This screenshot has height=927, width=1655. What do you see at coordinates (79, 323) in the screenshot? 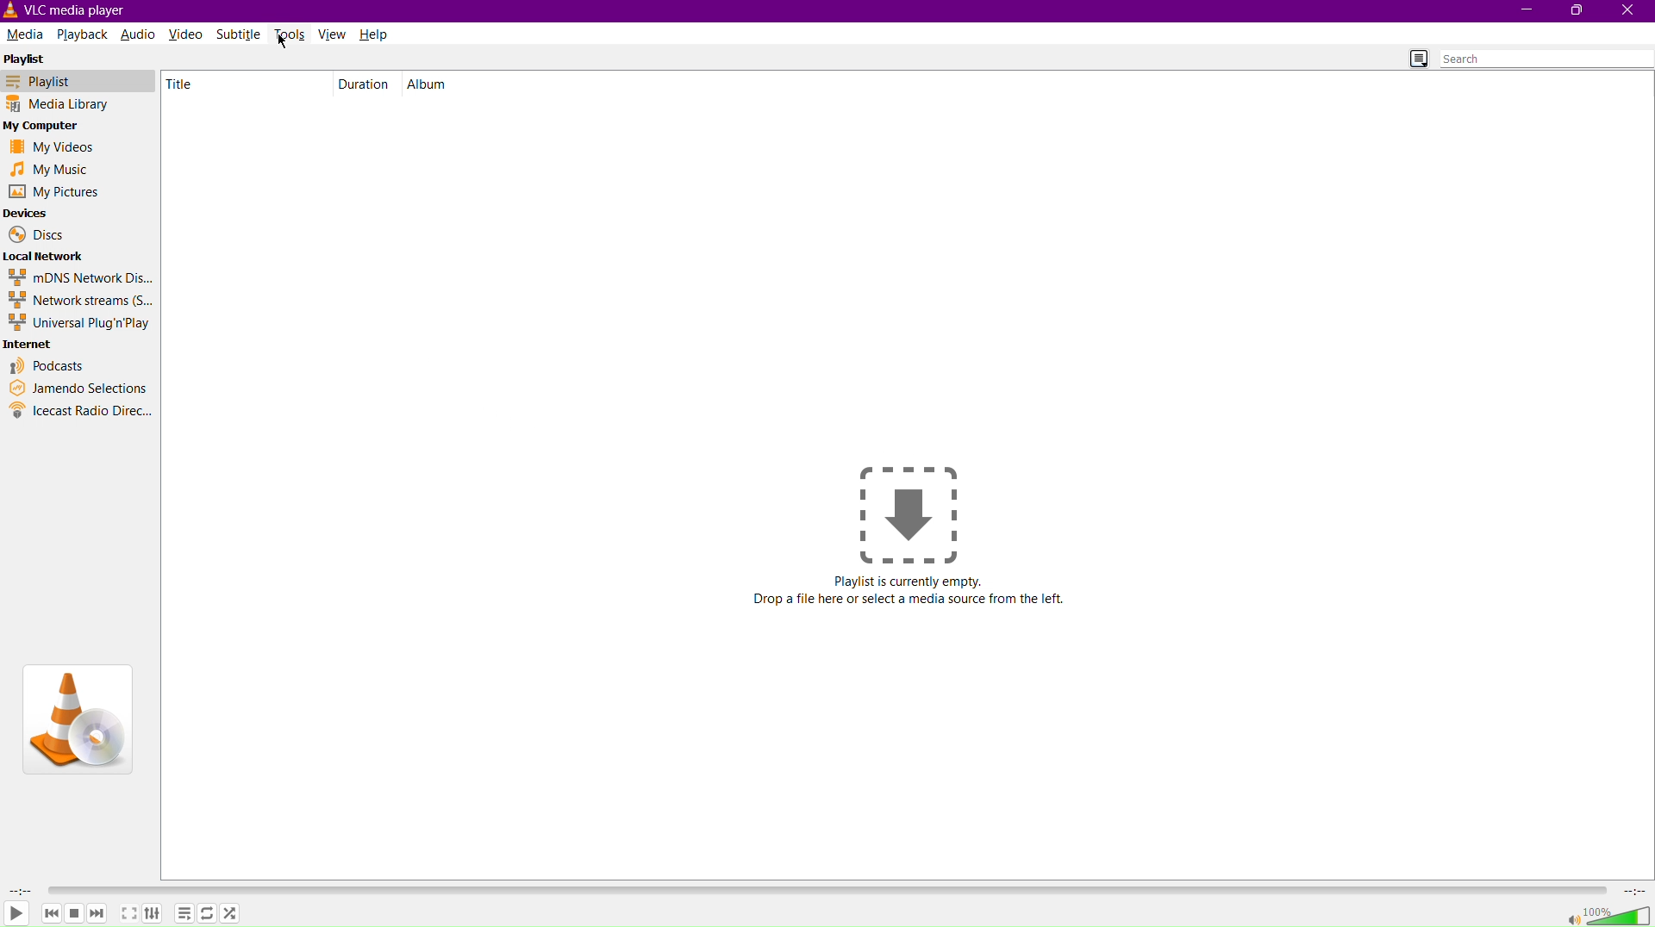
I see `Universal Plug'n'Play` at bounding box center [79, 323].